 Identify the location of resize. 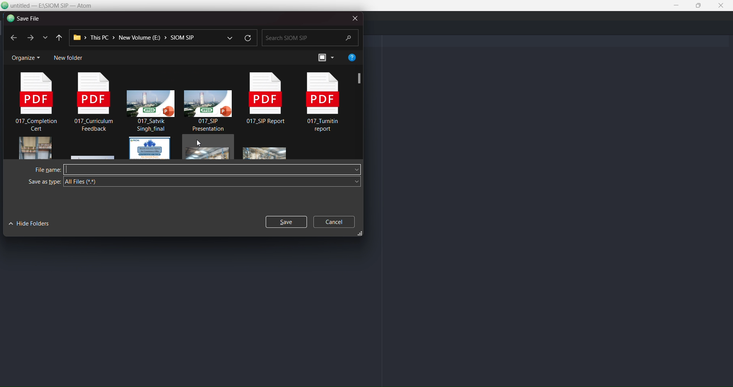
(361, 235).